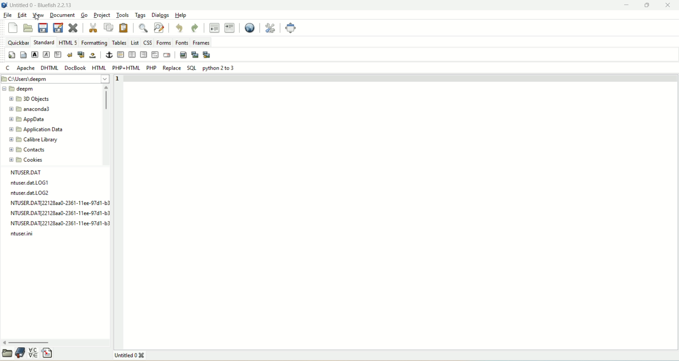  I want to click on horizontal scroll bar, so click(56, 342).